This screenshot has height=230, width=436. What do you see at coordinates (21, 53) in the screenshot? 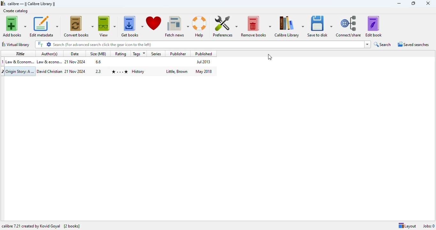
I see `title` at bounding box center [21, 53].